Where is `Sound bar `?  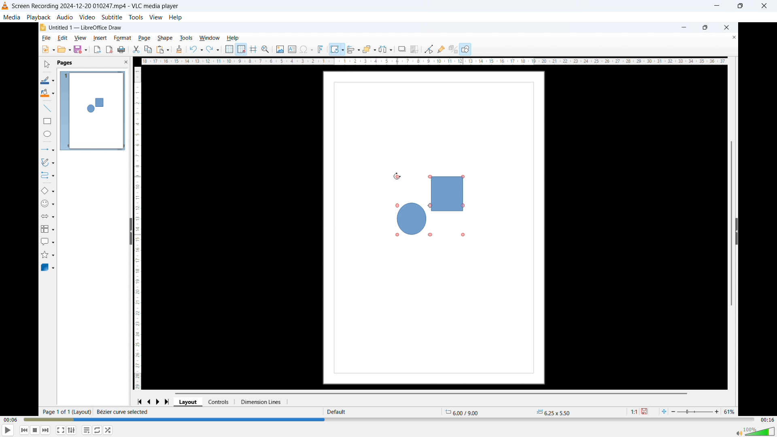
Sound bar  is located at coordinates (753, 431).